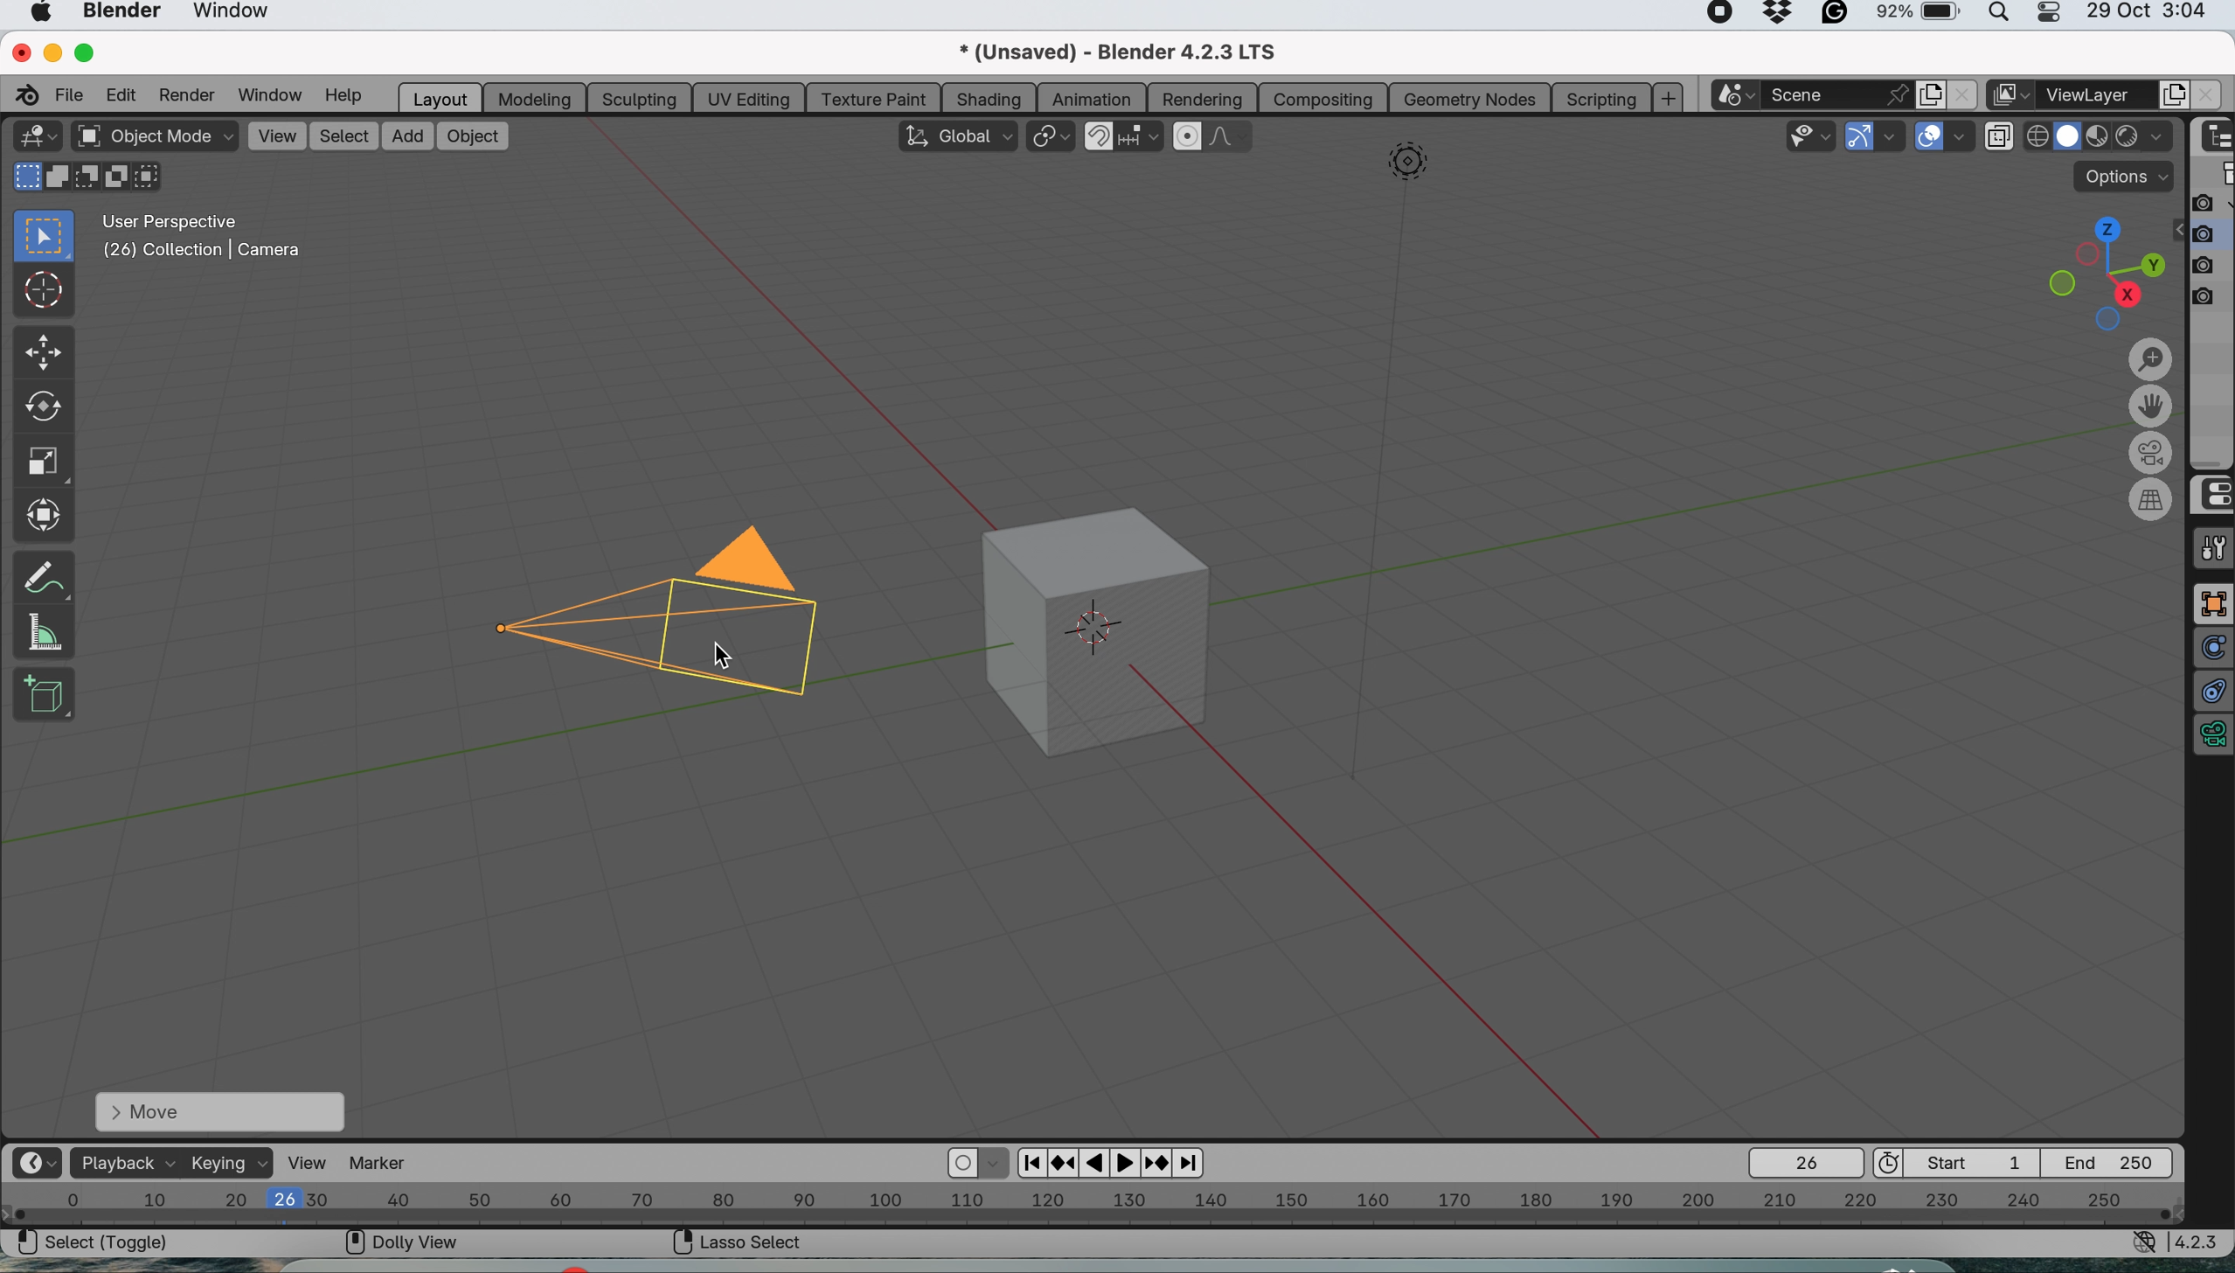 The height and width of the screenshot is (1273, 2235). I want to click on editor type, so click(35, 1163).